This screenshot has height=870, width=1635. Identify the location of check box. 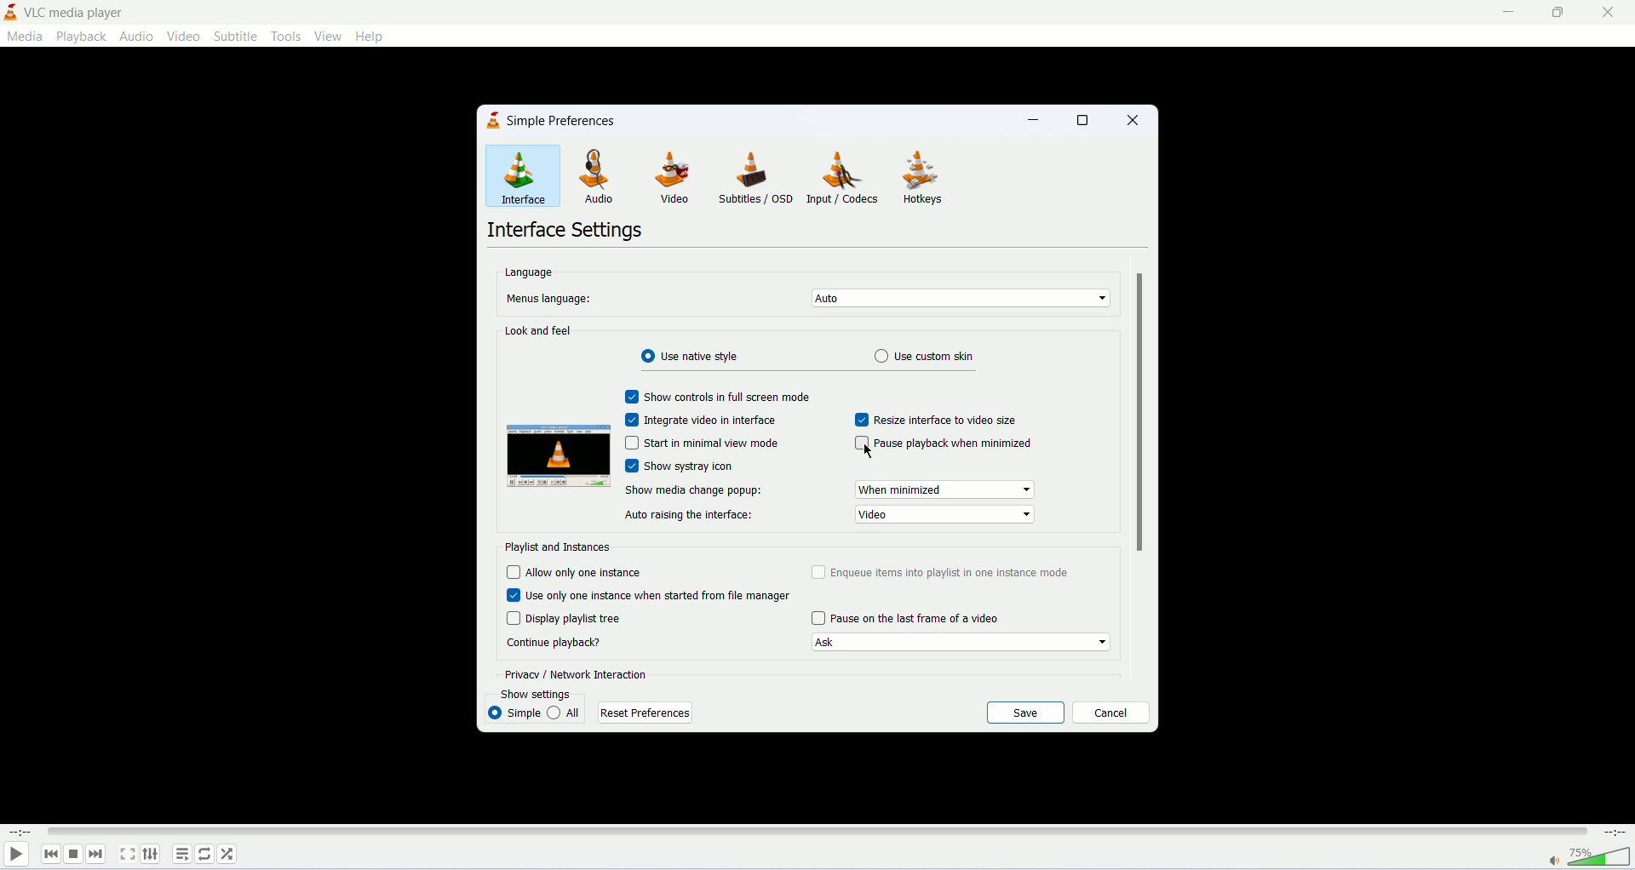
(512, 571).